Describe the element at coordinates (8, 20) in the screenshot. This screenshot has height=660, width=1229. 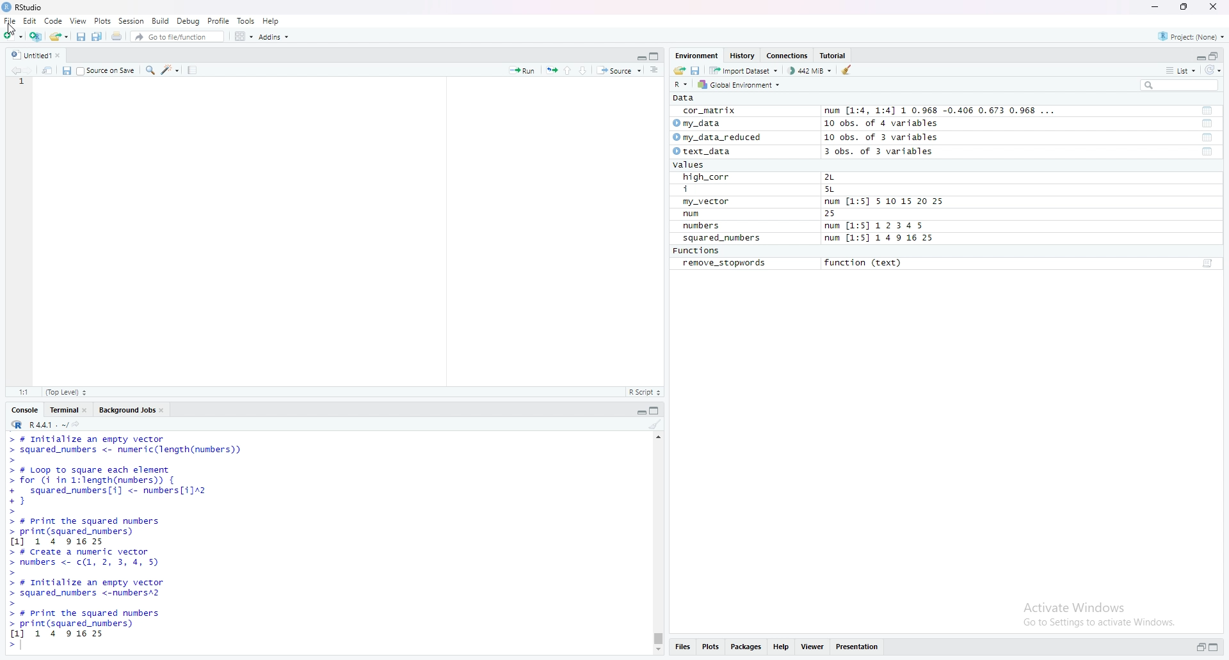
I see `File` at that location.